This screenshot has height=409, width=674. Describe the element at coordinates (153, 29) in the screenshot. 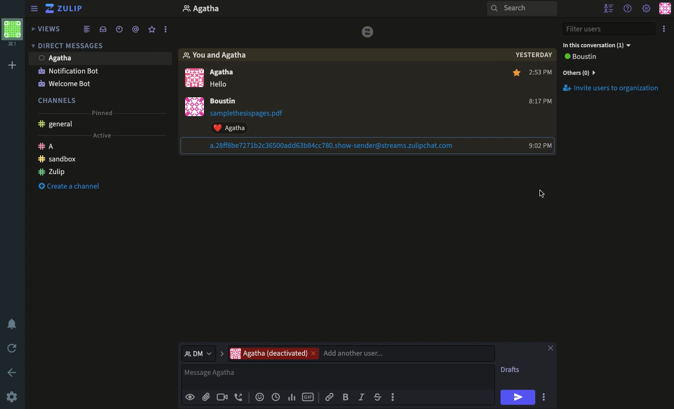

I see `Favorites` at that location.